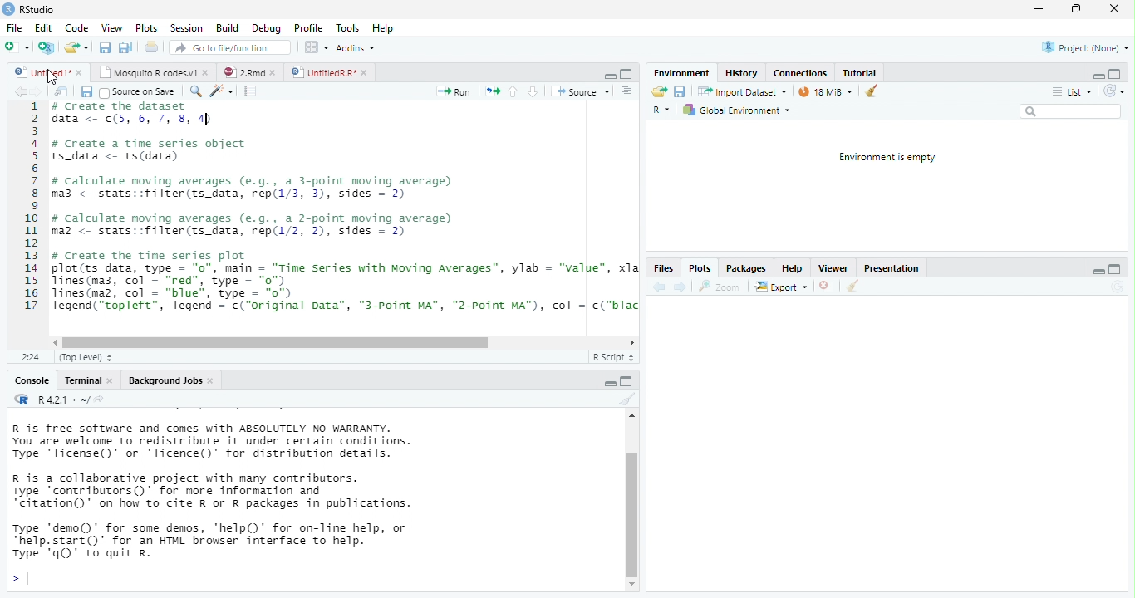  Describe the element at coordinates (741, 72) in the screenshot. I see `History` at that location.